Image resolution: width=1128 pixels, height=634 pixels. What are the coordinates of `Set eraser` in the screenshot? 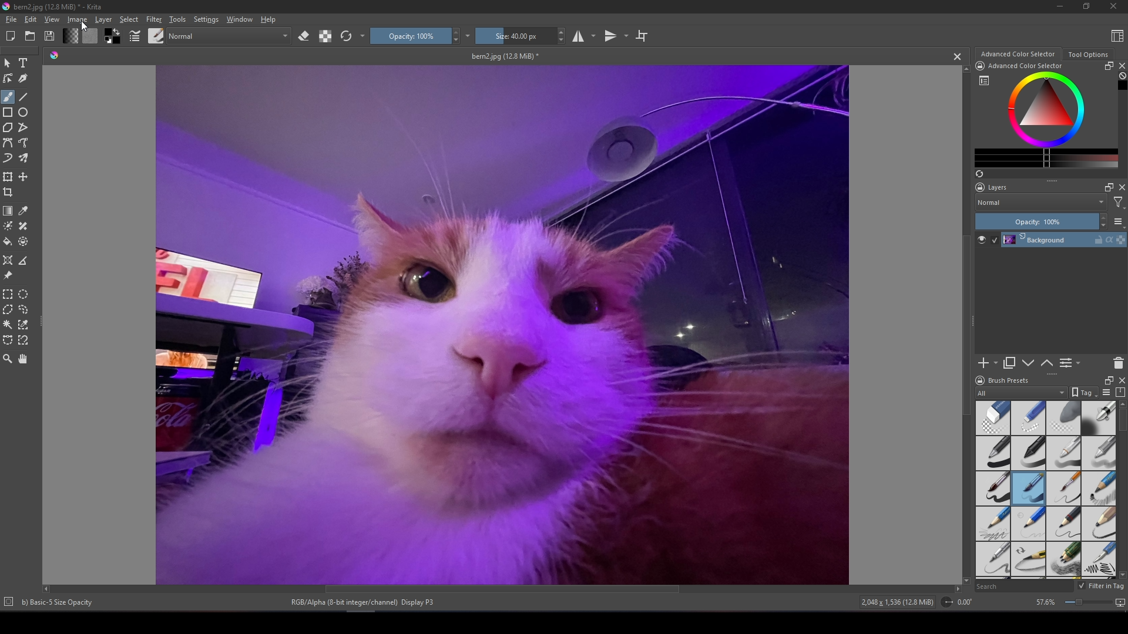 It's located at (304, 36).